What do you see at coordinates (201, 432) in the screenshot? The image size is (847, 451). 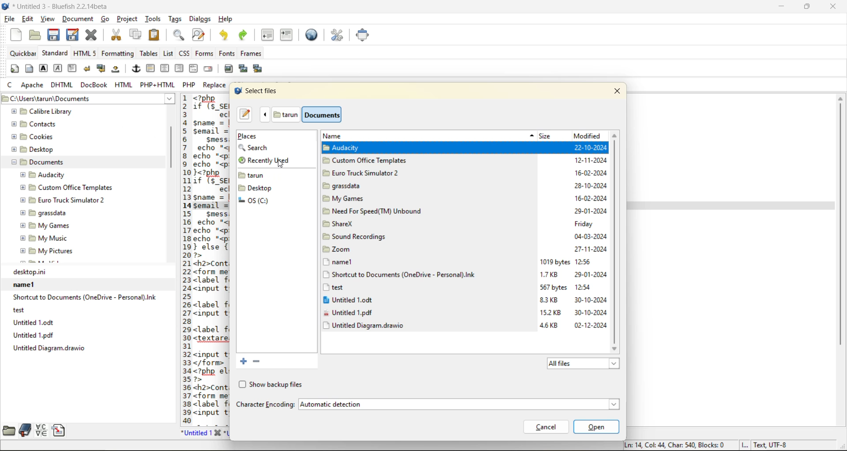 I see `untitled 1 tab` at bounding box center [201, 432].